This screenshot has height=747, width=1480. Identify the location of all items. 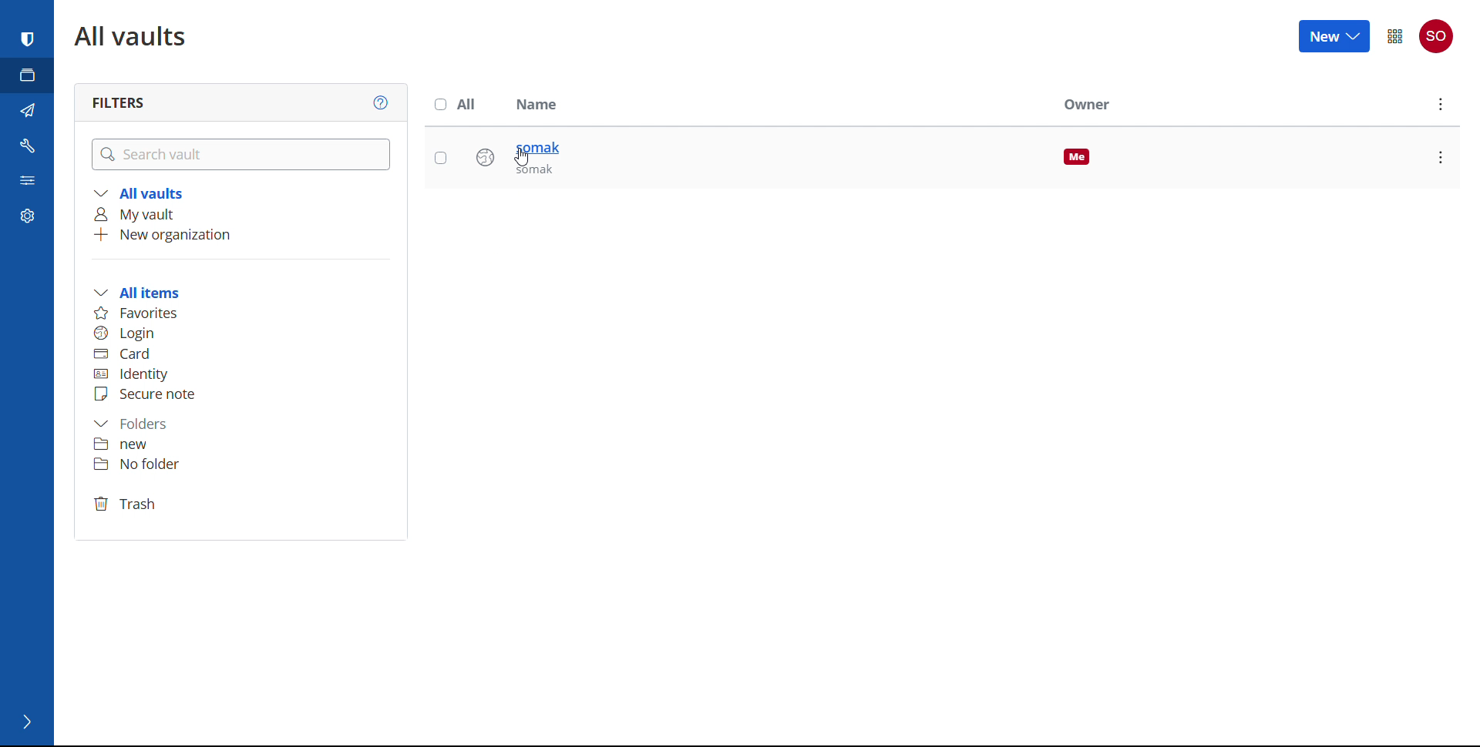
(236, 293).